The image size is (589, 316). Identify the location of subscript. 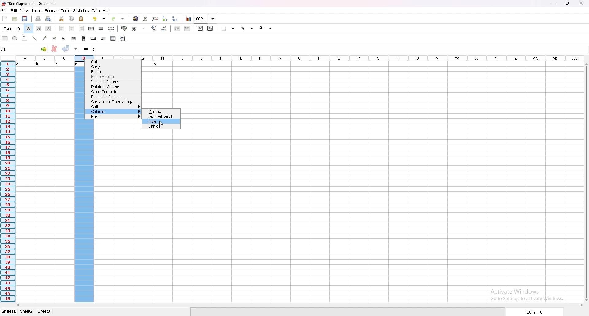
(210, 28).